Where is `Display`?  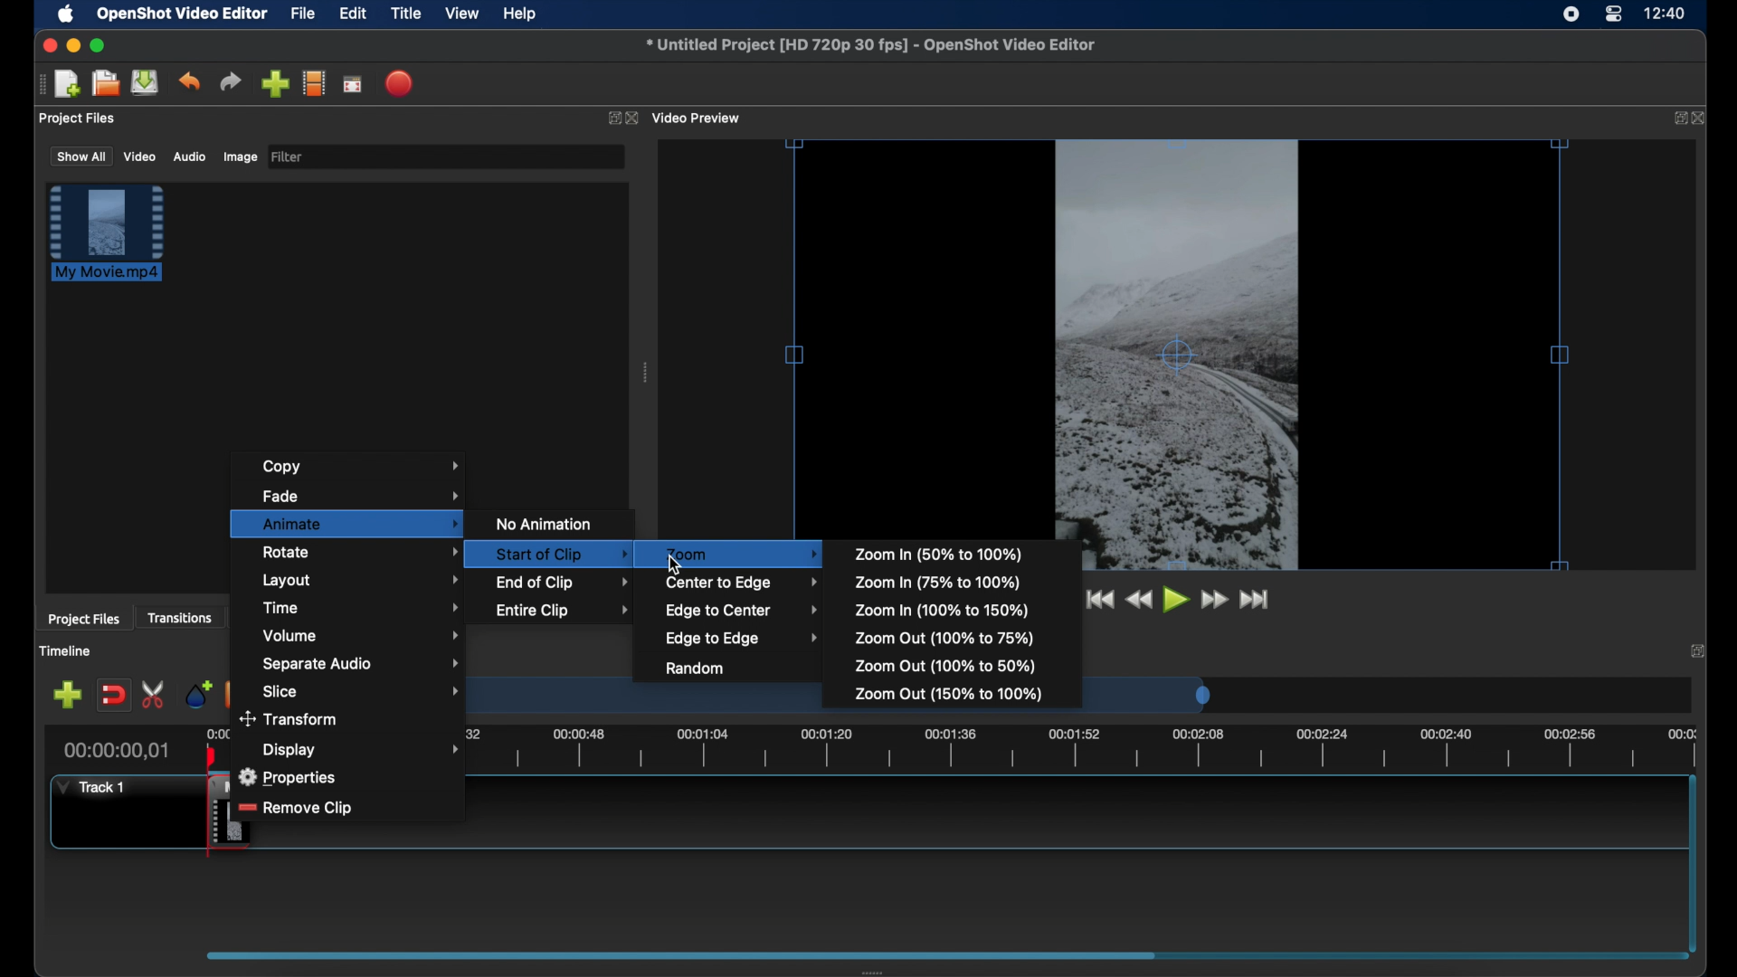 Display is located at coordinates (291, 749).